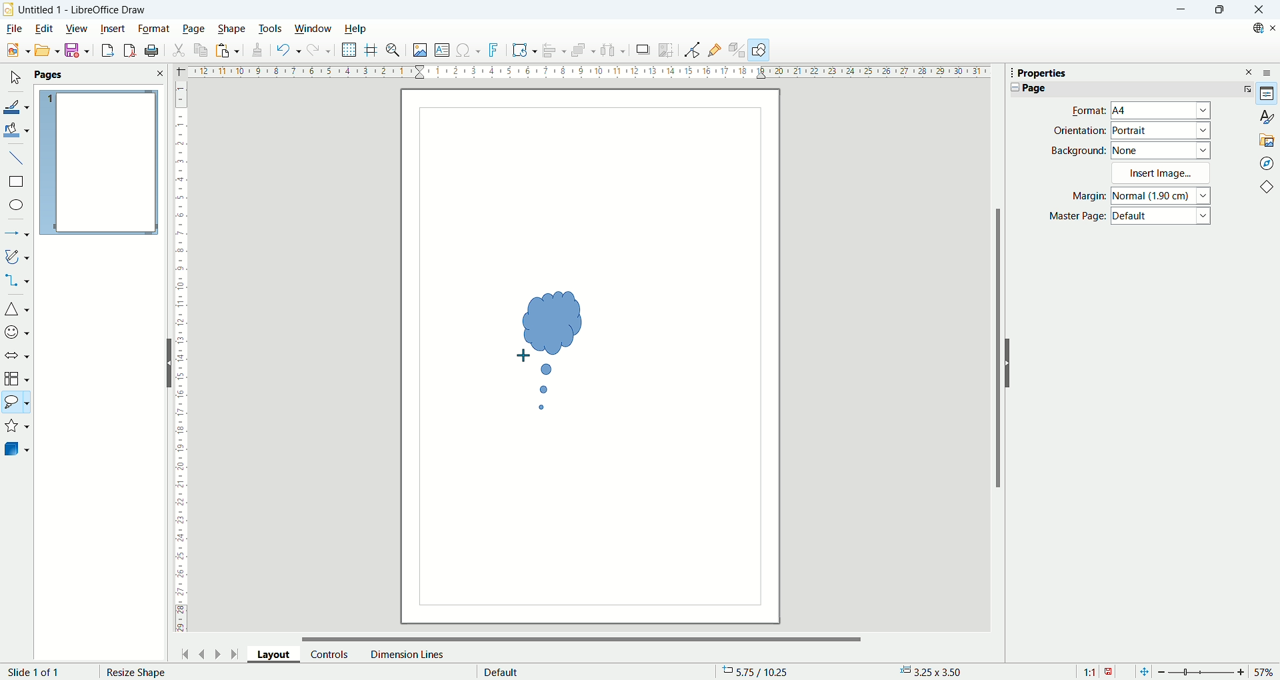  I want to click on shadow, so click(643, 50).